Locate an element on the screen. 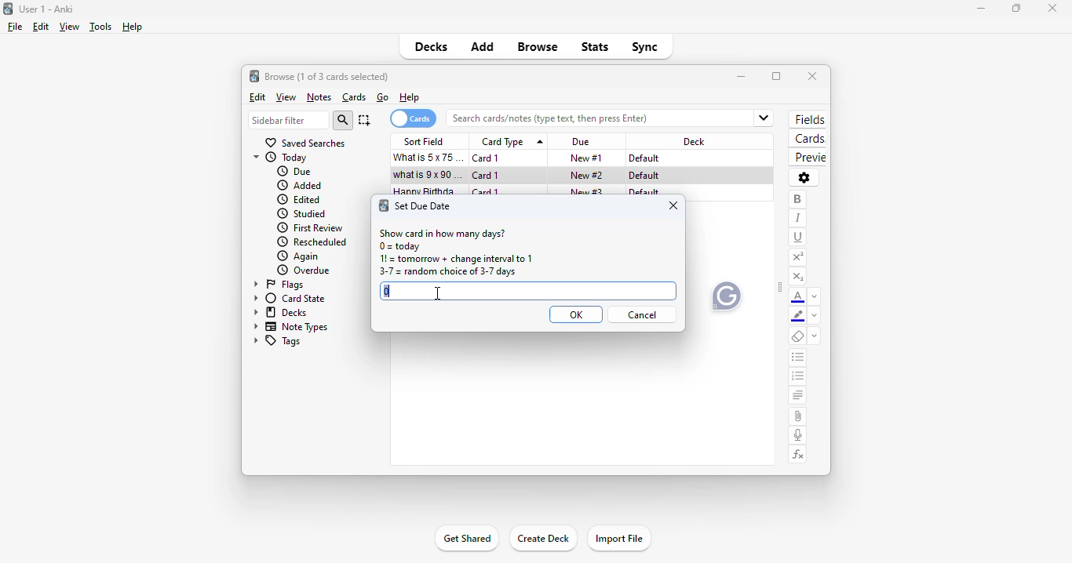 Image resolution: width=1072 pixels, height=563 pixels. close is located at coordinates (1054, 9).